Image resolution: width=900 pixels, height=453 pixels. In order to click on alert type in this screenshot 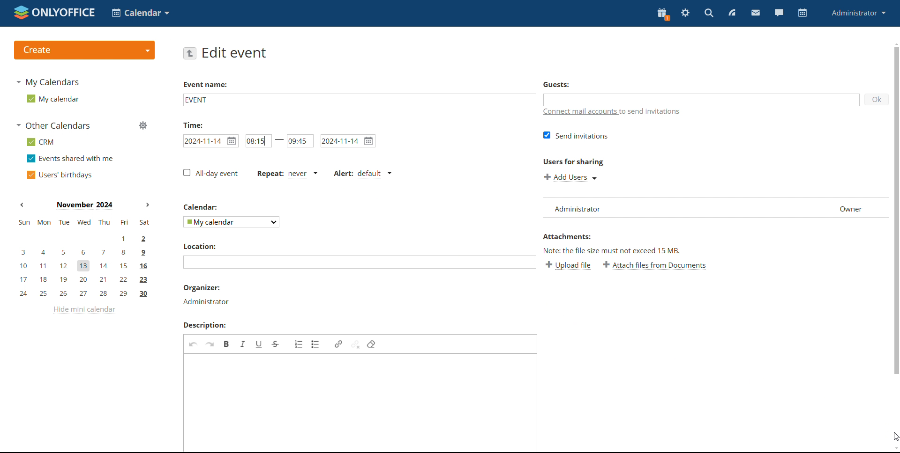, I will do `click(363, 174)`.